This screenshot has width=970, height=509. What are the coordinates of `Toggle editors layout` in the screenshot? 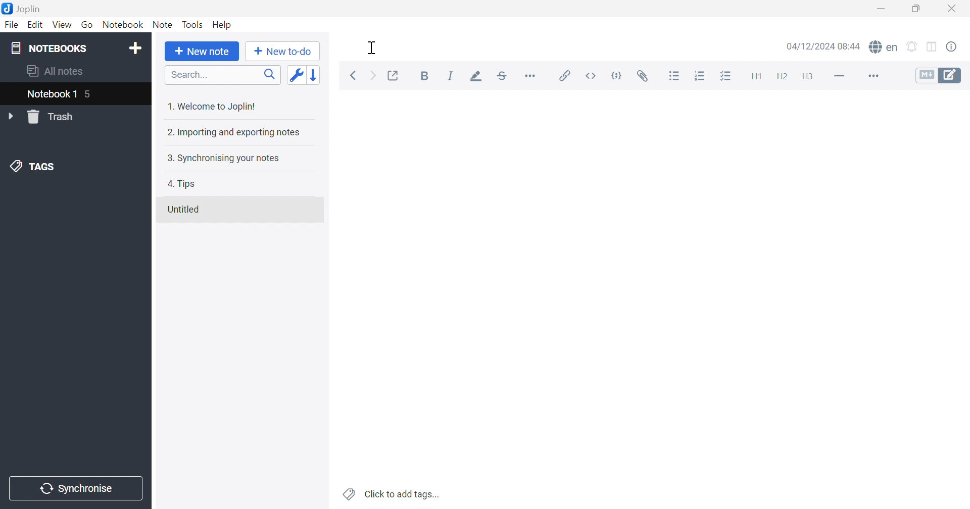 It's located at (932, 47).